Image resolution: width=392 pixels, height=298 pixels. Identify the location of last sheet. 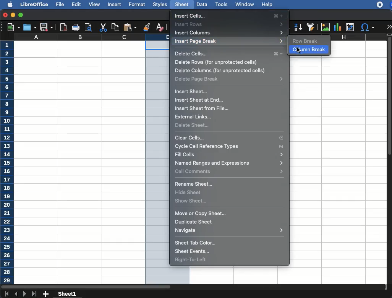
(34, 294).